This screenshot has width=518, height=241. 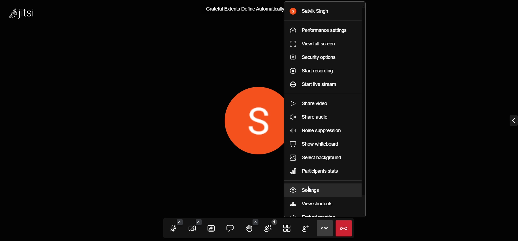 What do you see at coordinates (316, 59) in the screenshot?
I see `security options` at bounding box center [316, 59].